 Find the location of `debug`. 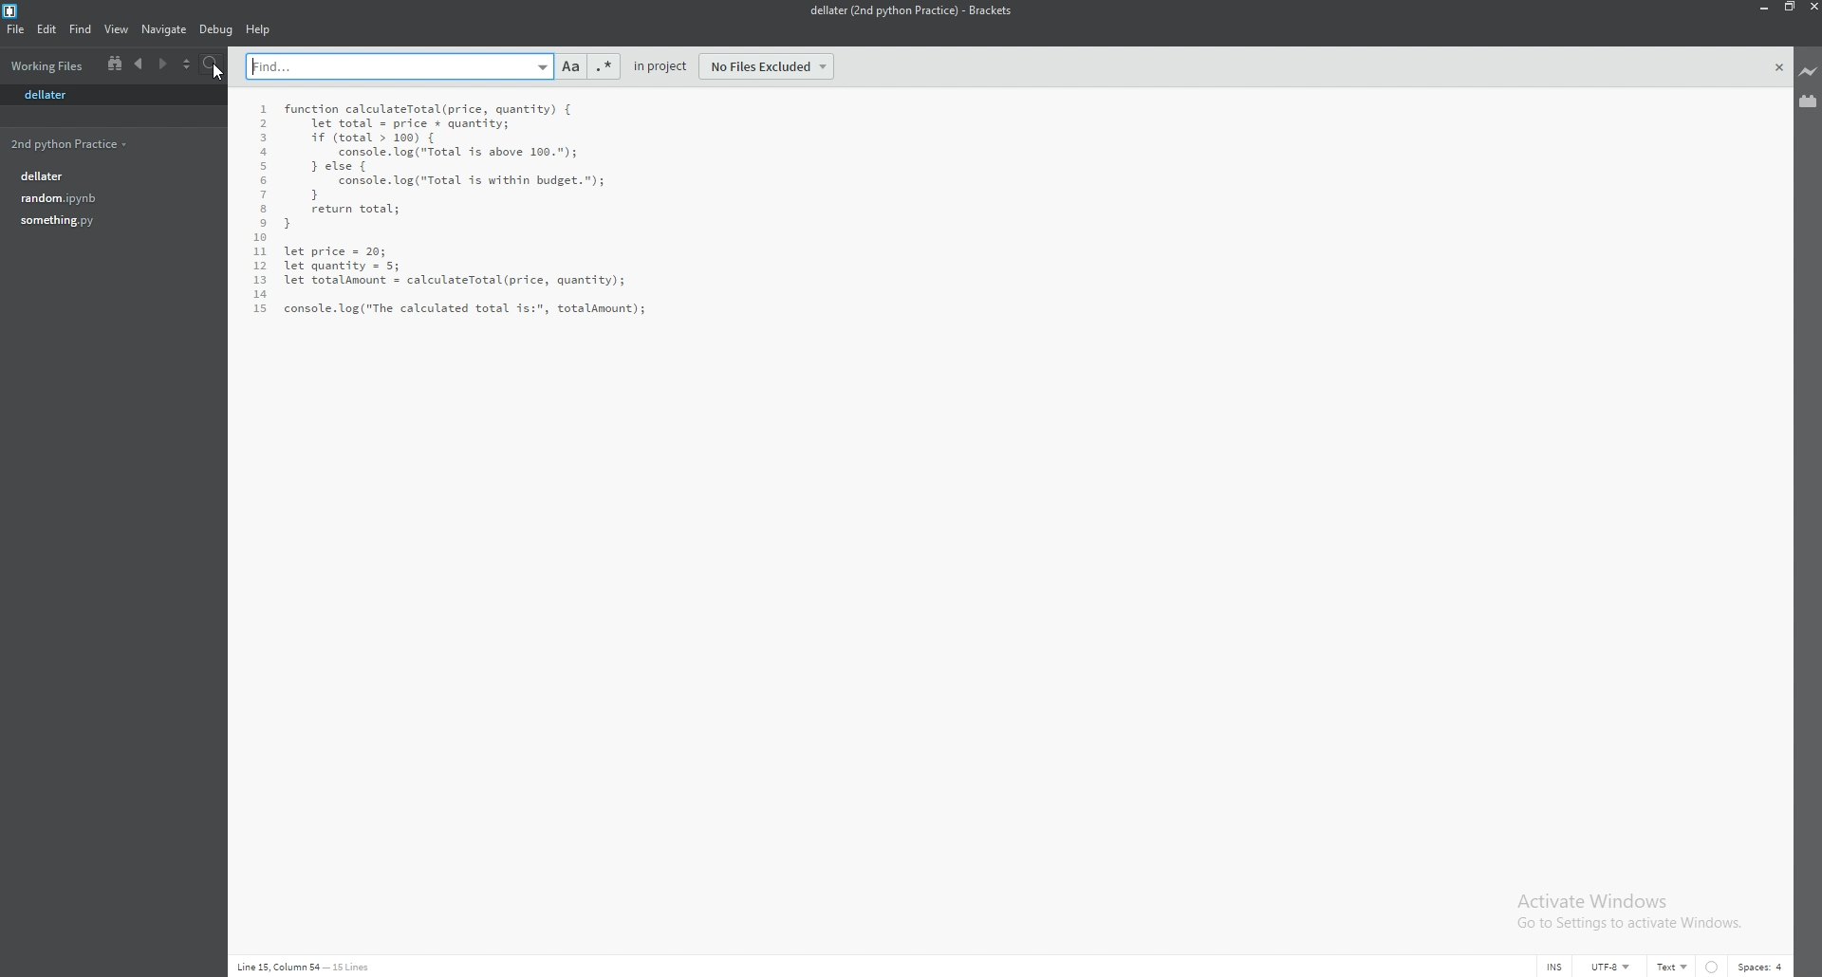

debug is located at coordinates (216, 29).